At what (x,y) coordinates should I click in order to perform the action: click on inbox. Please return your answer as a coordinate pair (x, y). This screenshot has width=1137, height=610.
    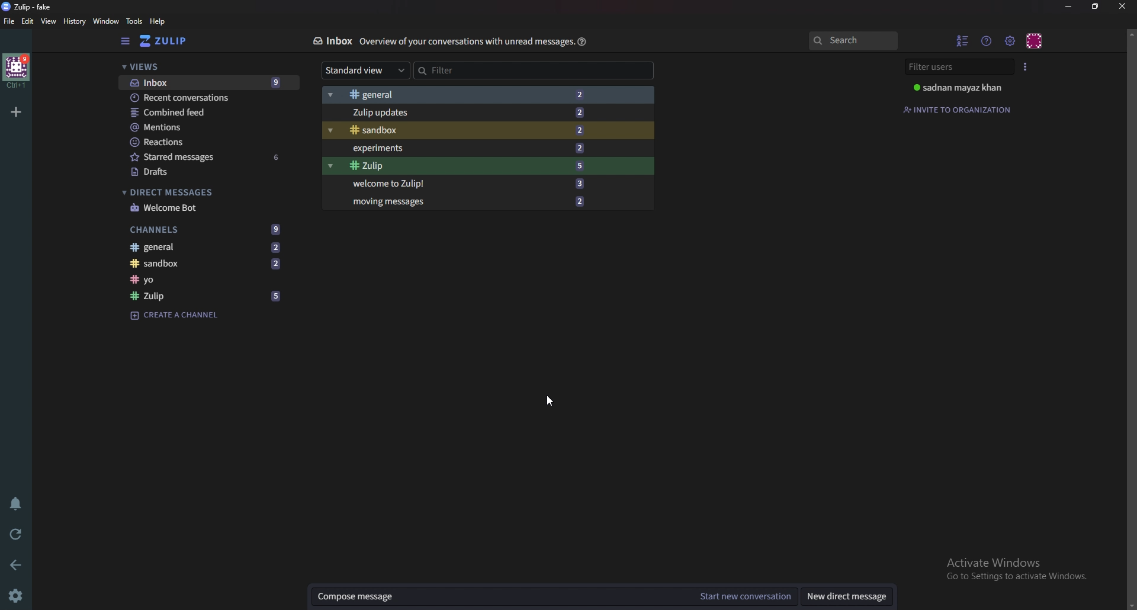
    Looking at the image, I should click on (208, 84).